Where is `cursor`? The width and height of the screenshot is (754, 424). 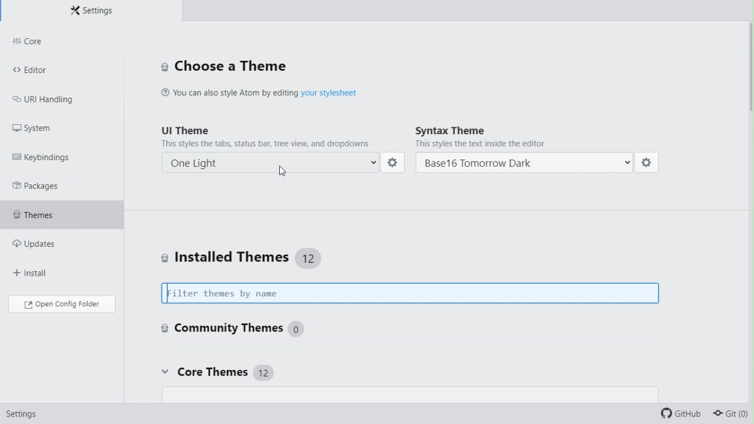
cursor is located at coordinates (285, 174).